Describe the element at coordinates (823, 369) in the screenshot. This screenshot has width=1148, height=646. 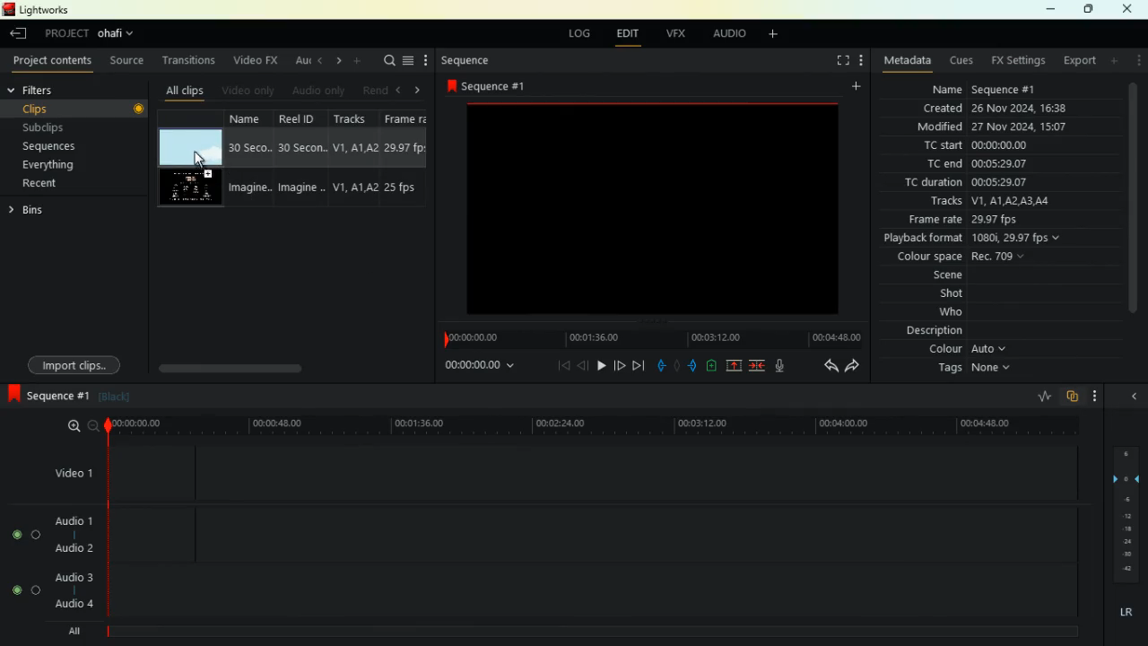
I see `back` at that location.